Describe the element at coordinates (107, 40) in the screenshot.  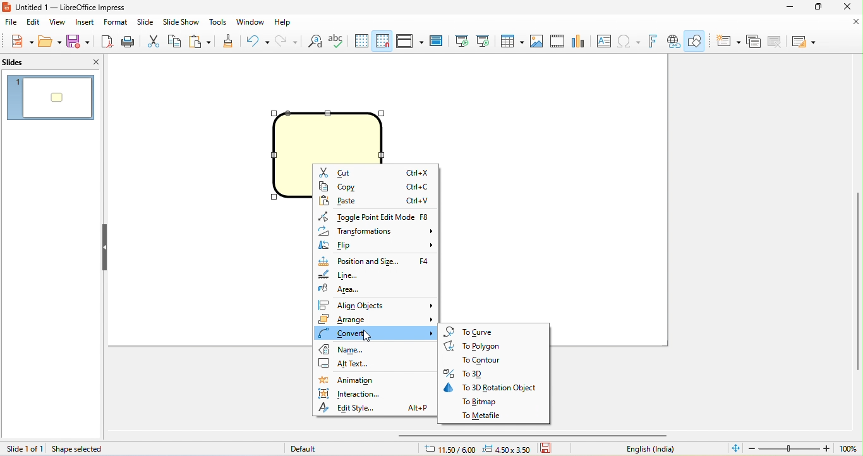
I see `export directly as pdf` at that location.